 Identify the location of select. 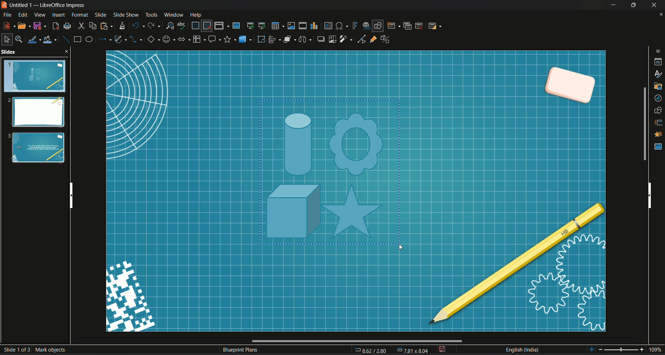
(6, 39).